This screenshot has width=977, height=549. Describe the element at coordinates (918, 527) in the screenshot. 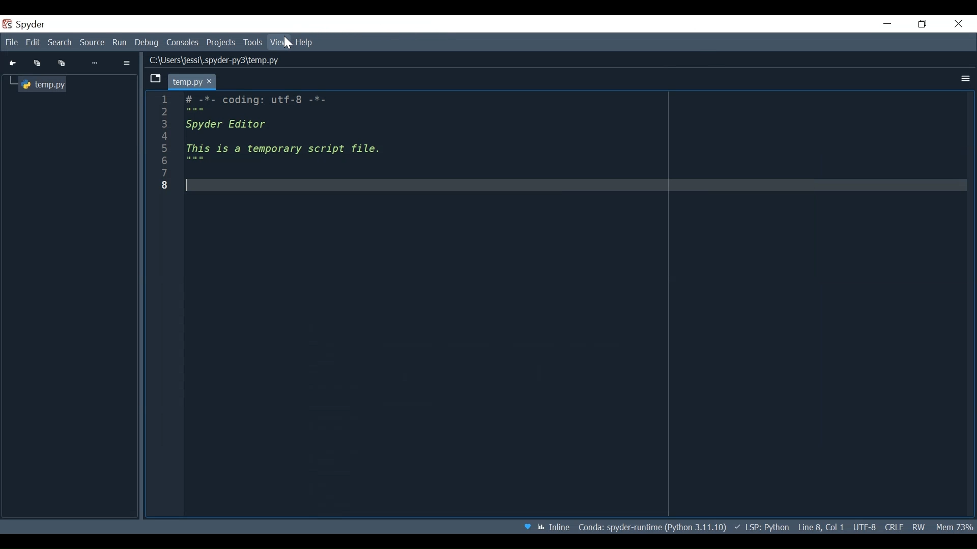

I see `File Permissions` at that location.